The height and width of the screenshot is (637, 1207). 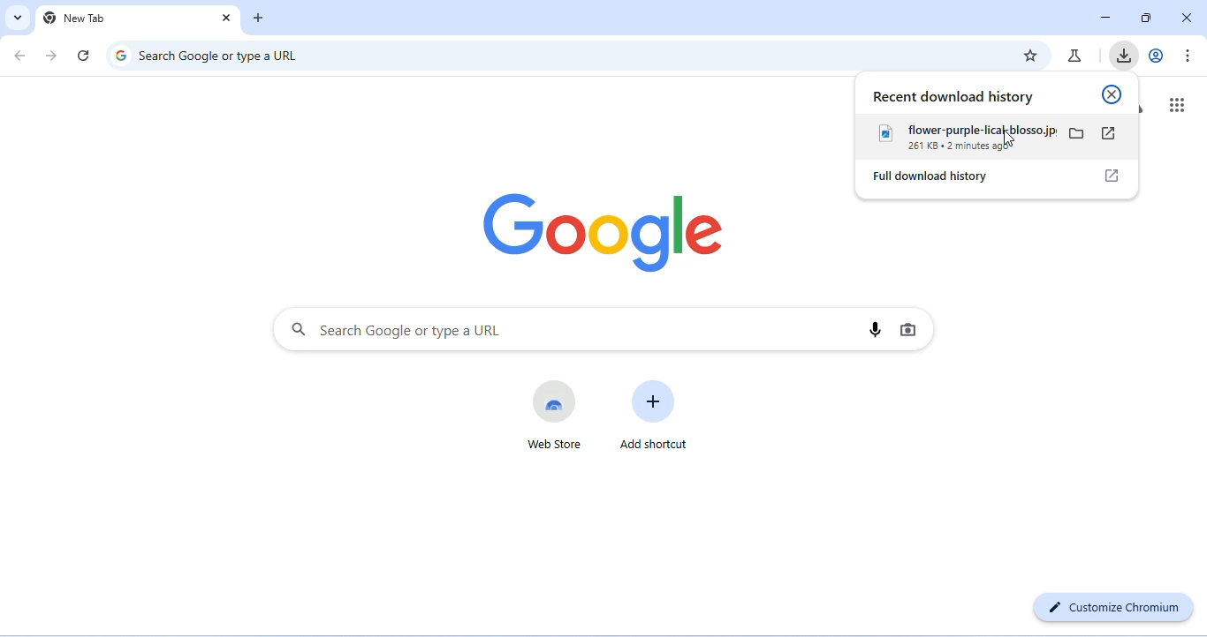 I want to click on show full download history in a new tab, so click(x=1111, y=176).